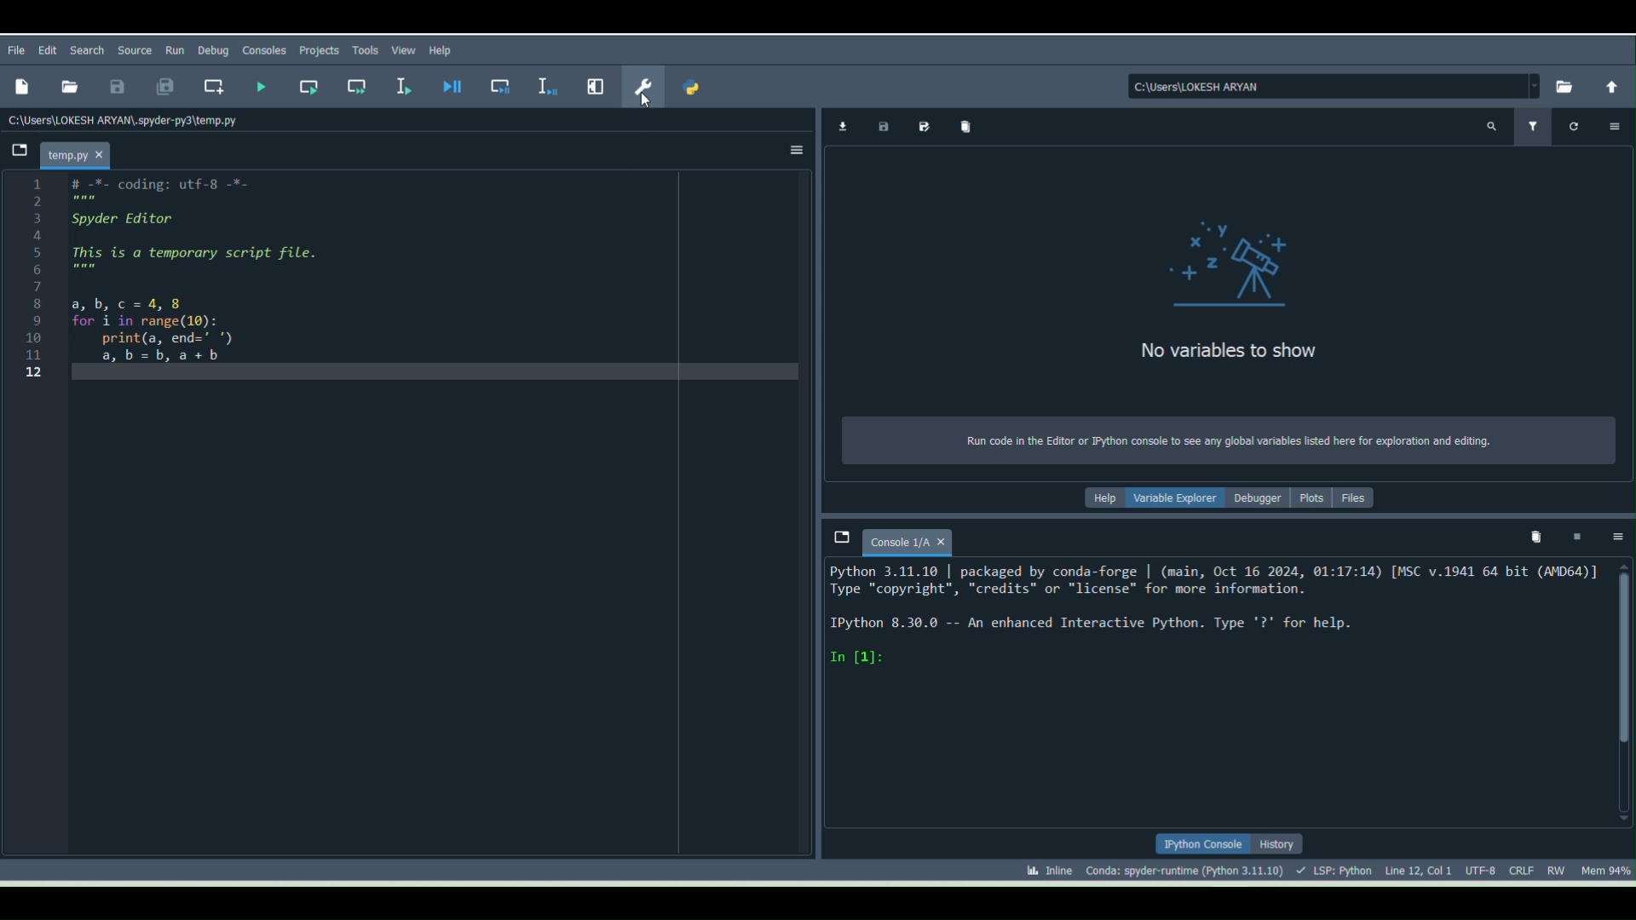 Image resolution: width=1636 pixels, height=920 pixels. Describe the element at coordinates (407, 517) in the screenshot. I see `Code editor` at that location.